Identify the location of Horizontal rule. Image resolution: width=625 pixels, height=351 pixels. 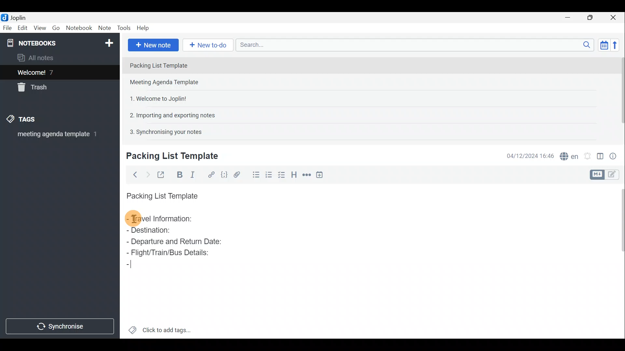
(306, 175).